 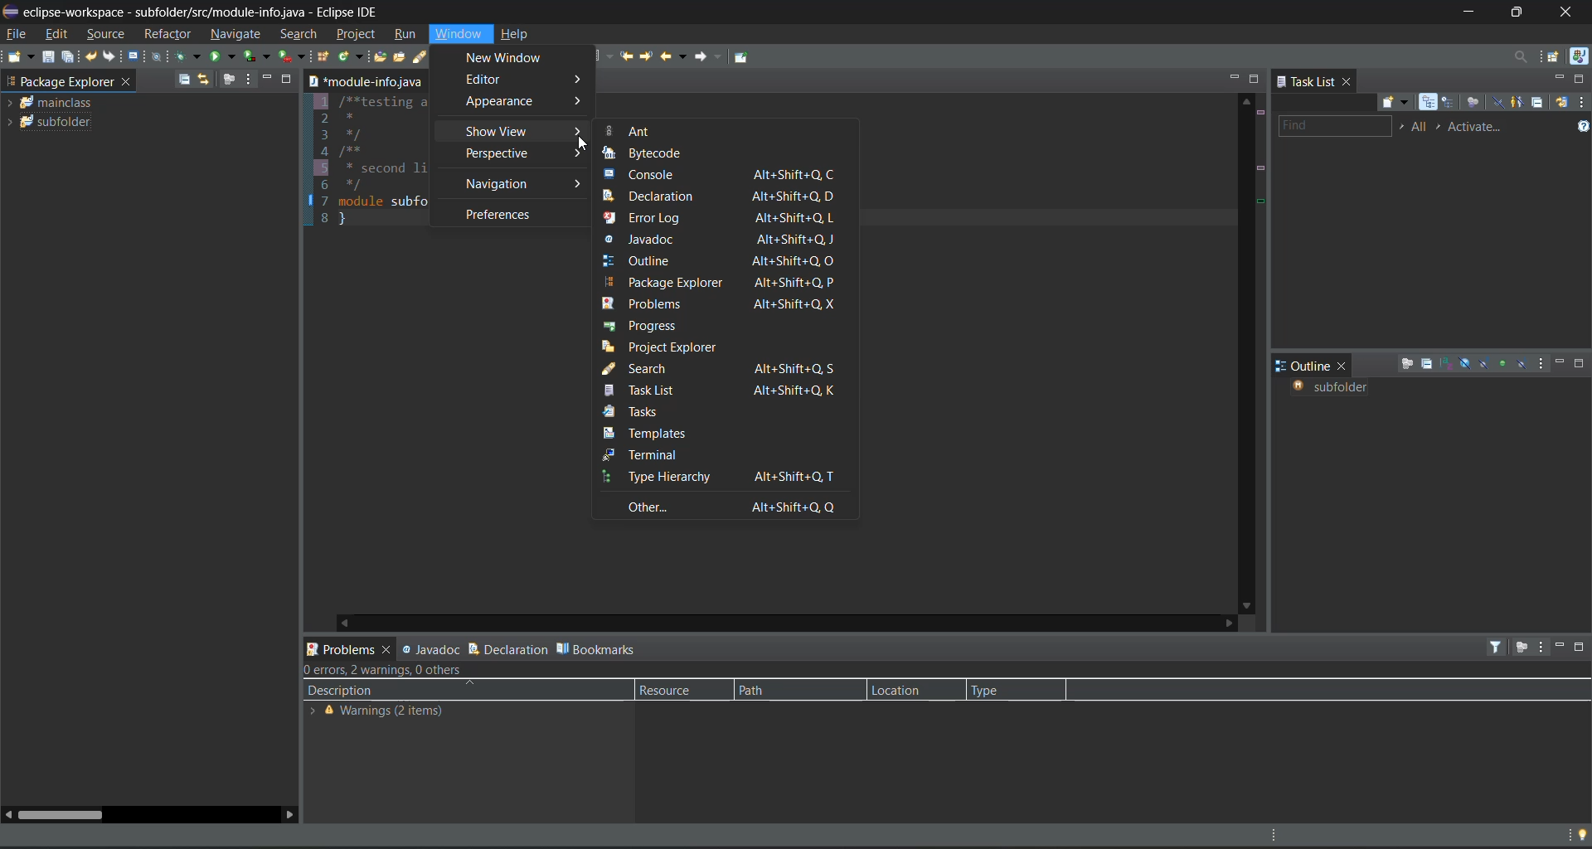 What do you see at coordinates (1407, 365) in the screenshot?
I see `focus on active task` at bounding box center [1407, 365].